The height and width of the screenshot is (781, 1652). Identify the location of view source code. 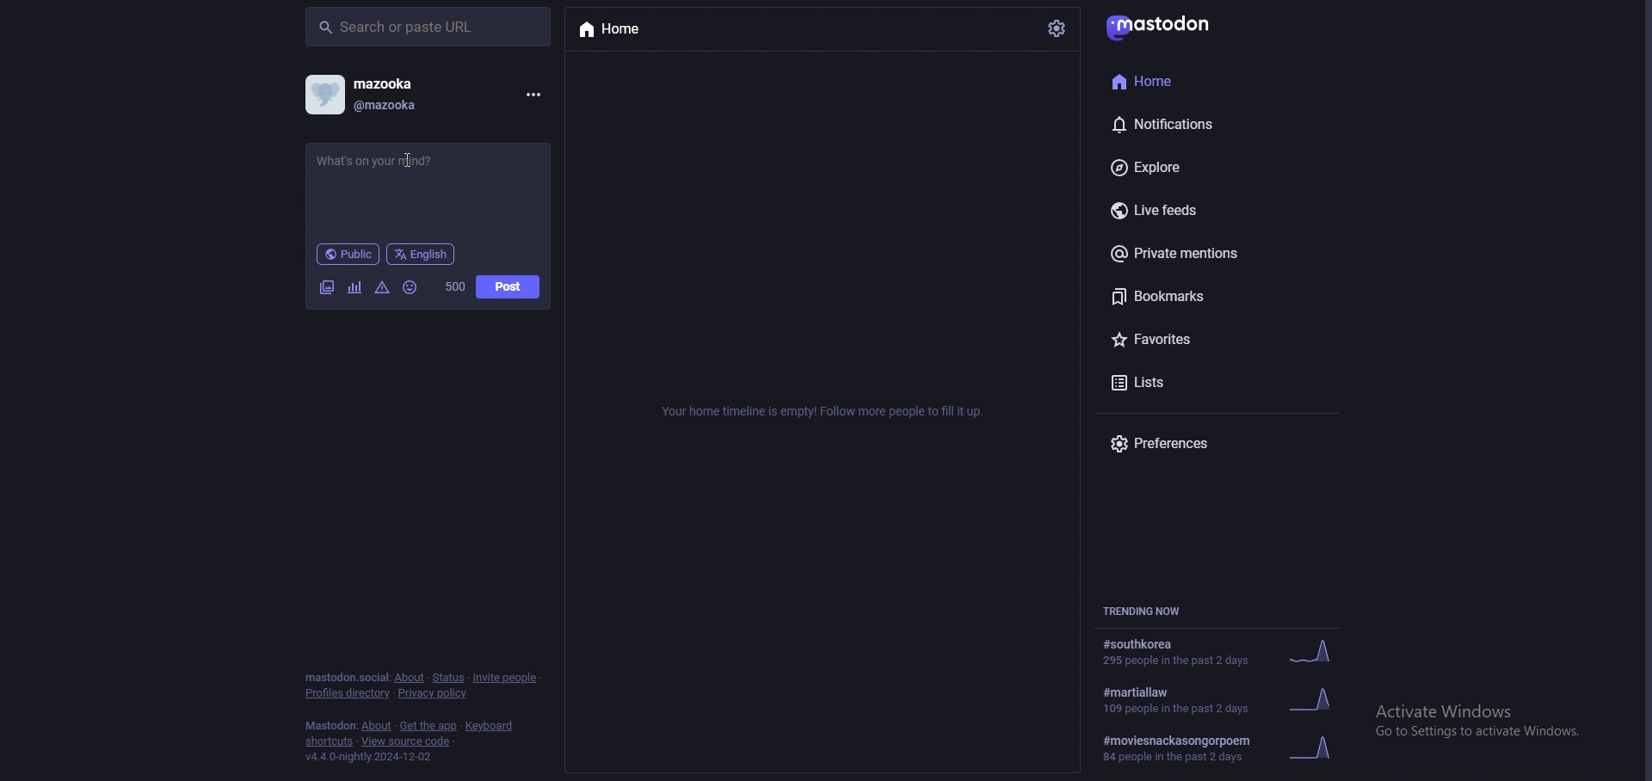
(407, 741).